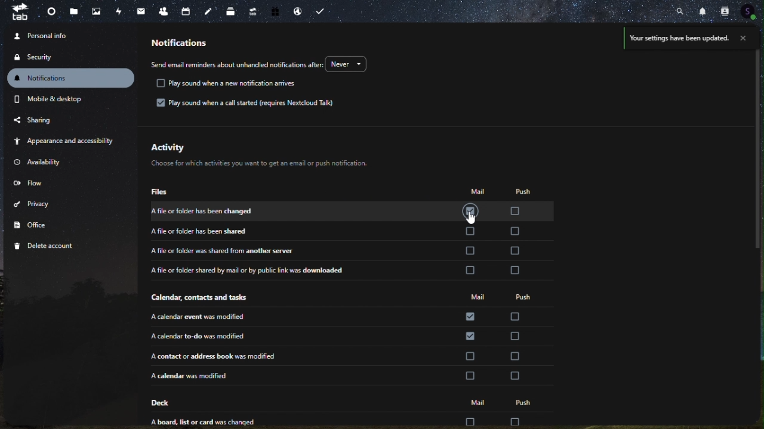 Image resolution: width=764 pixels, height=429 pixels. Describe the element at coordinates (472, 271) in the screenshot. I see `check box` at that location.